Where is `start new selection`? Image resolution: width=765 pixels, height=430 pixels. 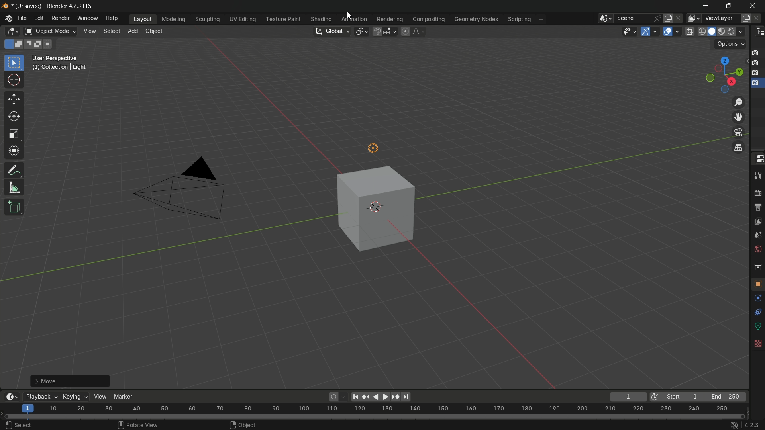 start new selection is located at coordinates (8, 44).